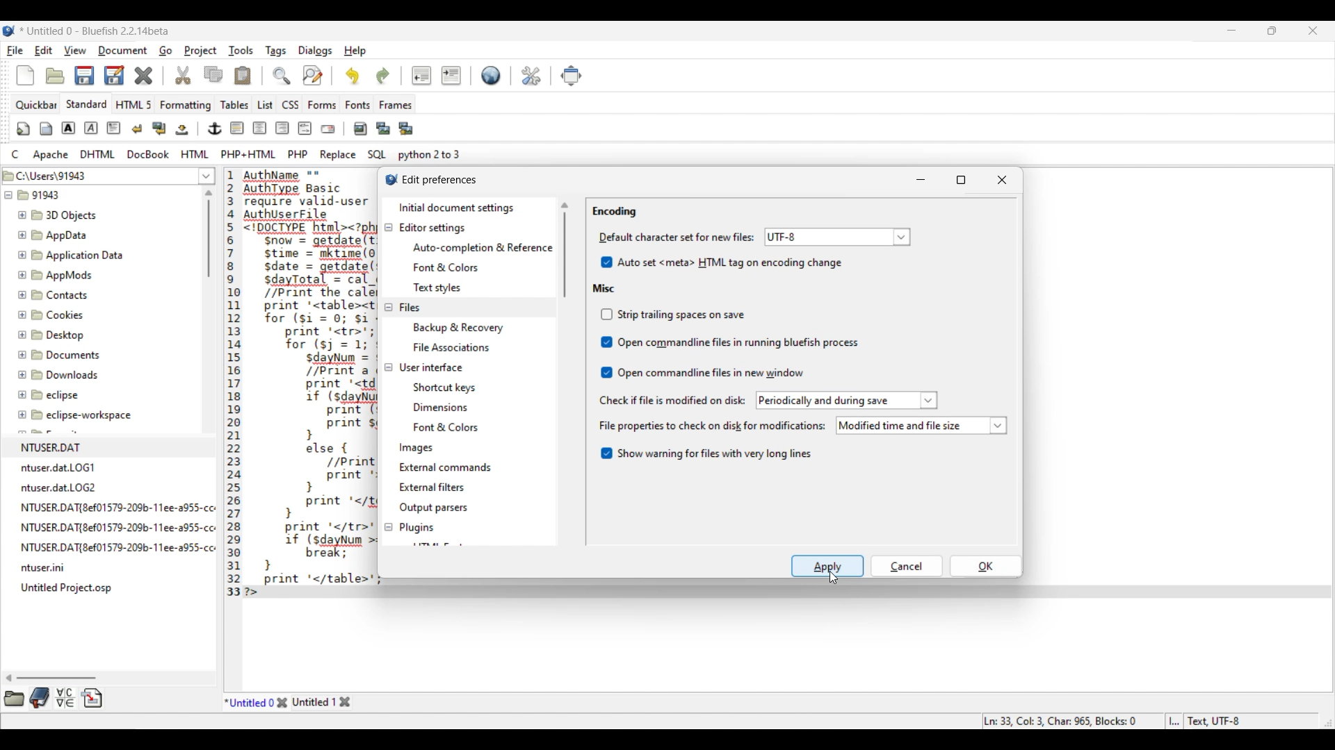 The width and height of the screenshot is (1335, 750). Describe the element at coordinates (446, 467) in the screenshot. I see `External commands` at that location.